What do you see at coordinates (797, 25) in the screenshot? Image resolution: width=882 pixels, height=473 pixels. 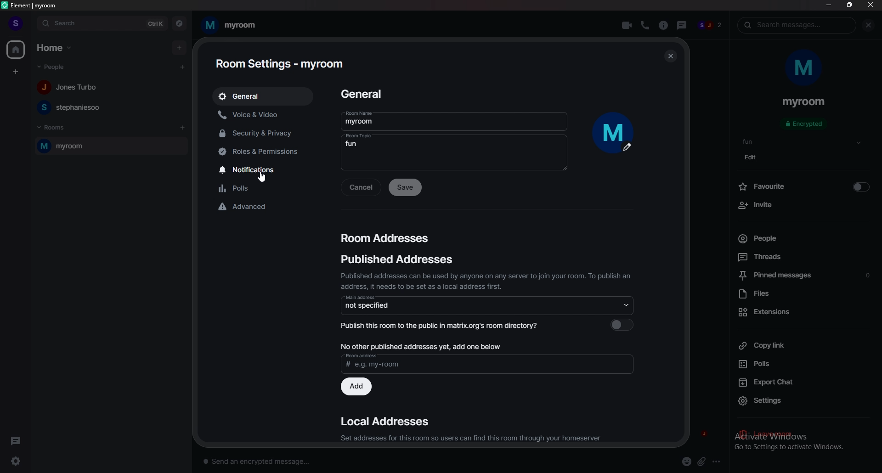 I see `search messages` at bounding box center [797, 25].